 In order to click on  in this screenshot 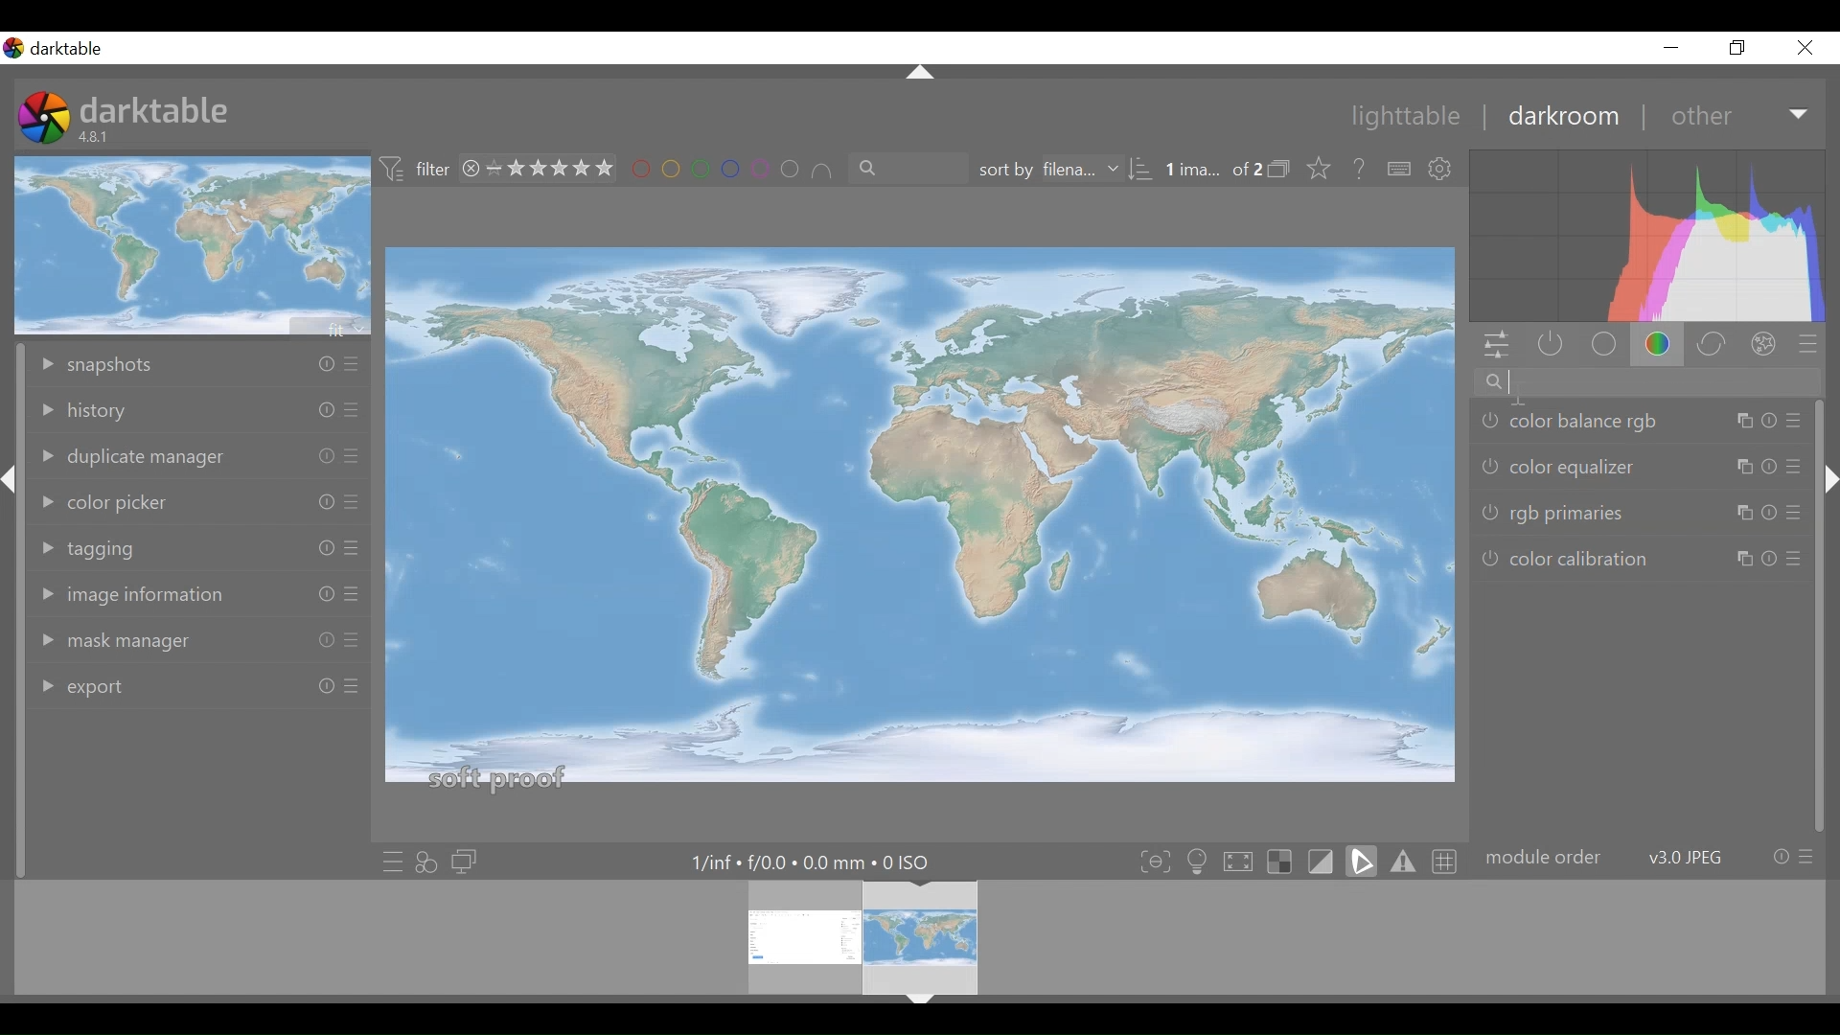, I will do `click(1739, 47)`.